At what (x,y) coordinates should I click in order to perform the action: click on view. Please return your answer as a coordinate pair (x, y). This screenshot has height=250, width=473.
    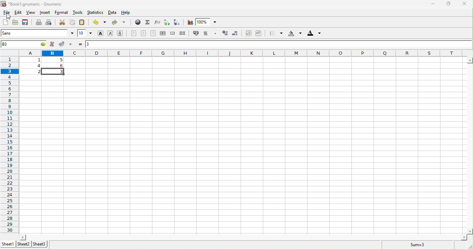
    Looking at the image, I should click on (30, 13).